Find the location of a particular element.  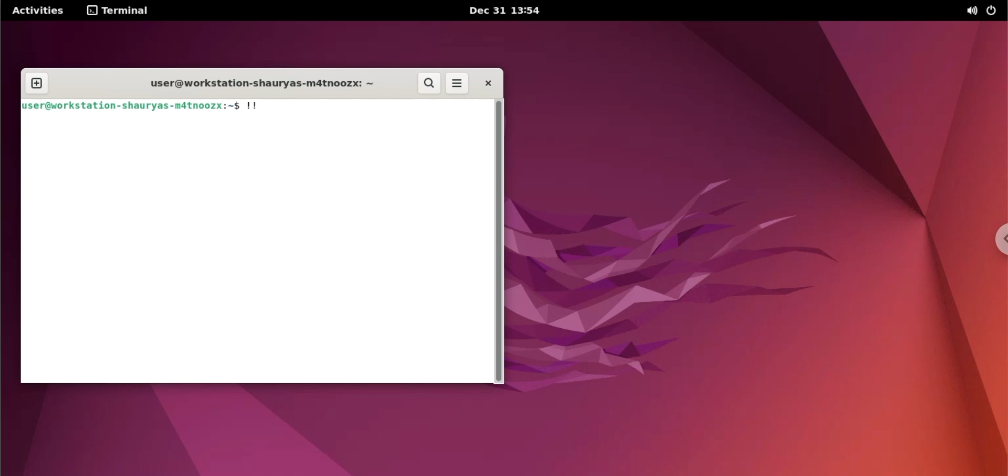

user@workstation -shauryas-m4tnoozx:~$ !! is located at coordinates (150, 107).